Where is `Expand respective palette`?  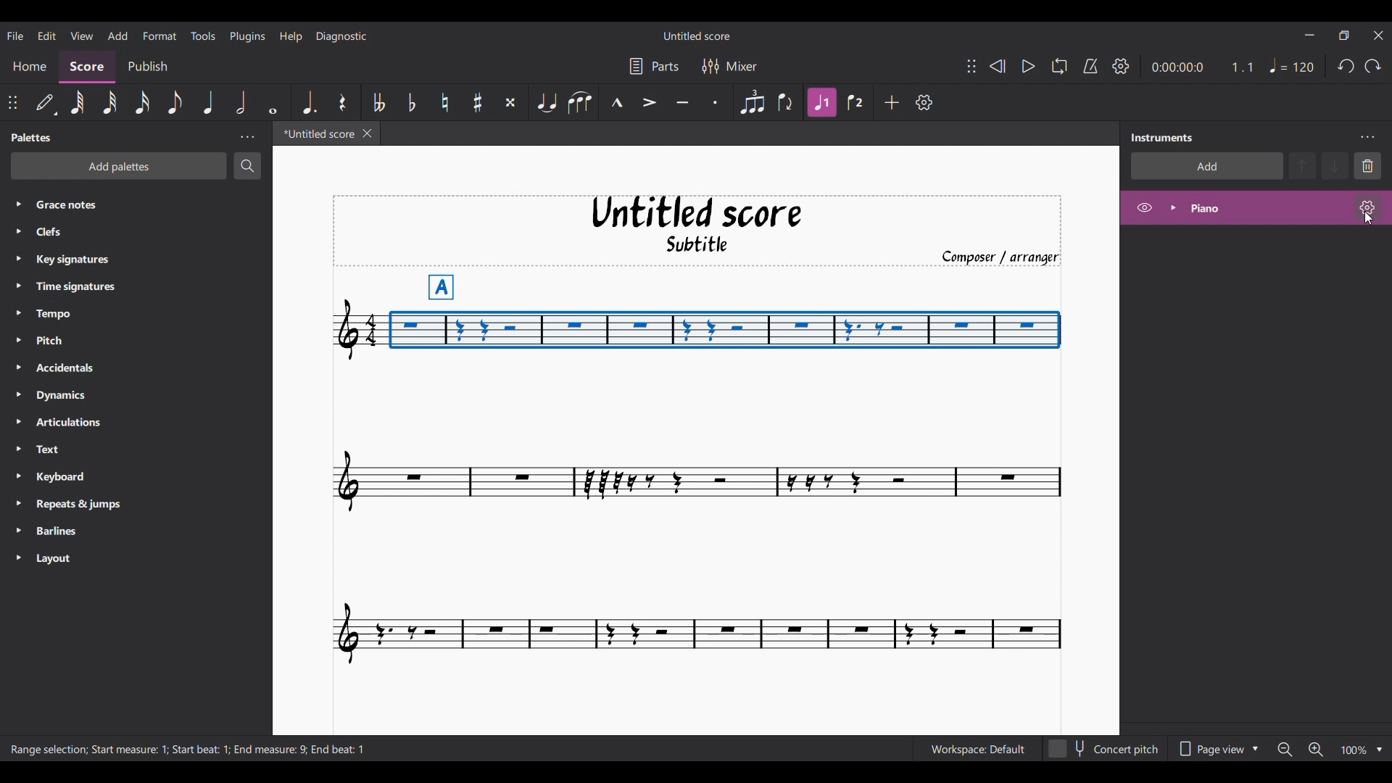
Expand respective palette is located at coordinates (13, 381).